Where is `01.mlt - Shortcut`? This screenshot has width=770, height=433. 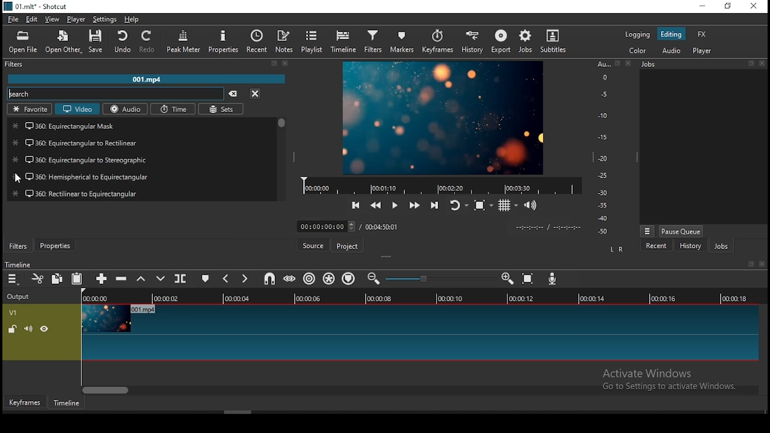 01.mlt - Shortcut is located at coordinates (36, 6).